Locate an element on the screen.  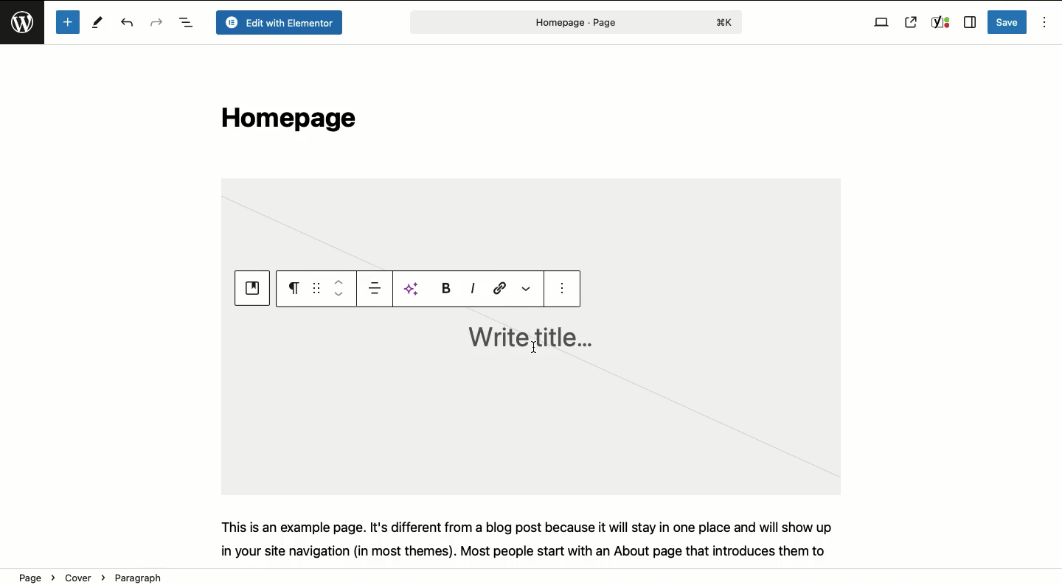
Yoast is located at coordinates (940, 23).